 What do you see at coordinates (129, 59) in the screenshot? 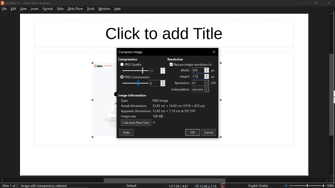
I see `text` at bounding box center [129, 59].